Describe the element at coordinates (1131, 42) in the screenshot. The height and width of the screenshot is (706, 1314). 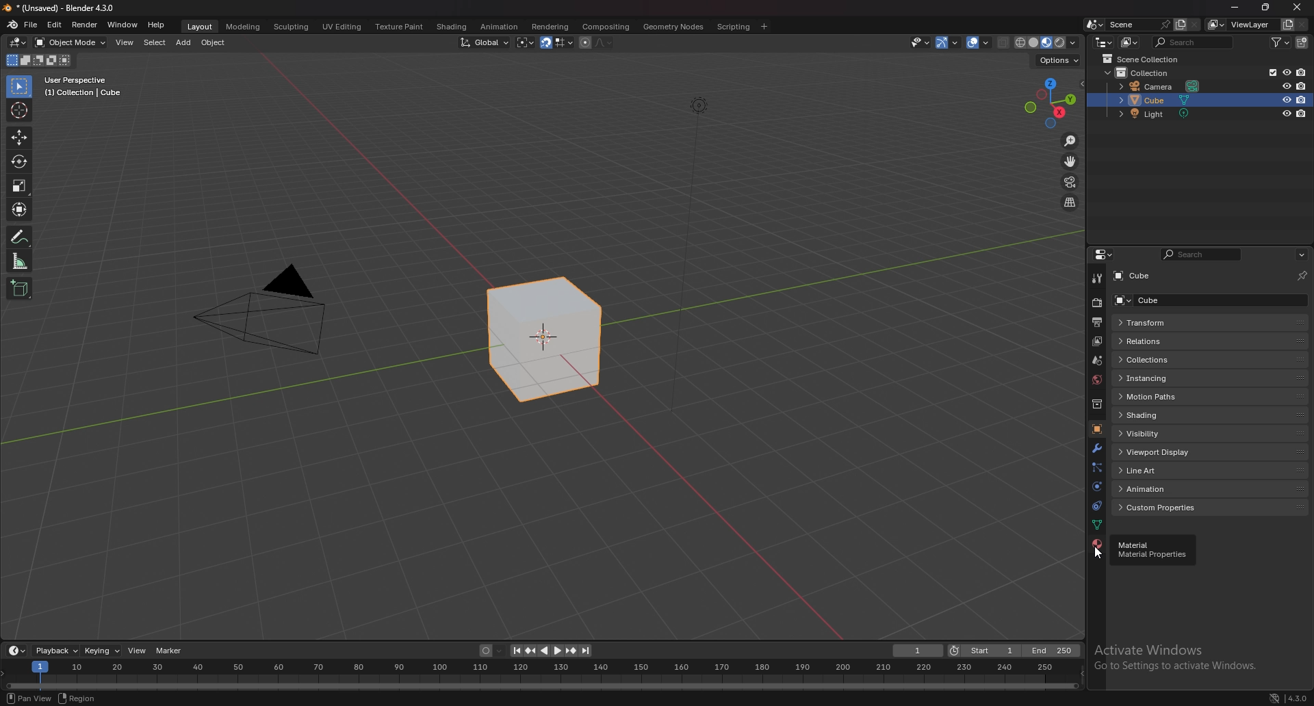
I see `display mode` at that location.